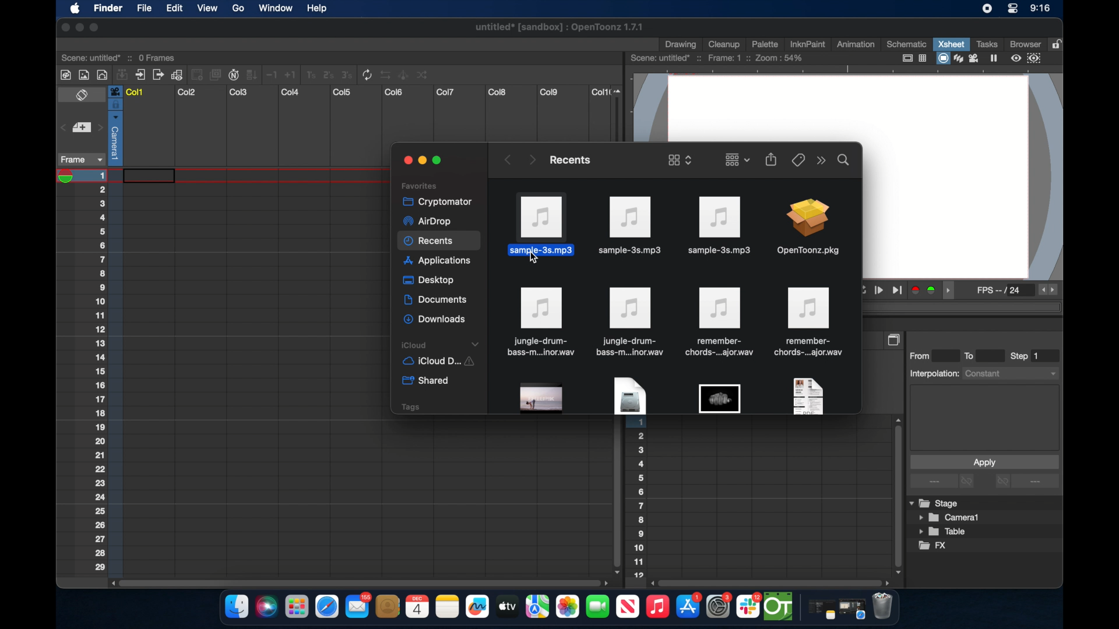  What do you see at coordinates (973, 355) in the screenshot?
I see `to` at bounding box center [973, 355].